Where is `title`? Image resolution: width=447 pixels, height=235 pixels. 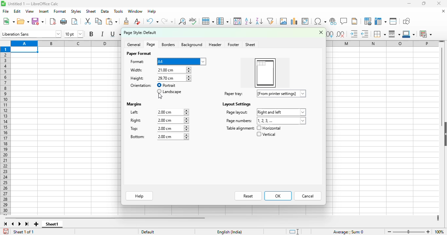
title is located at coordinates (33, 4).